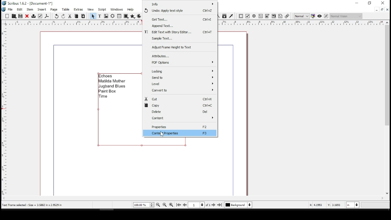 Image resolution: width=391 pixels, height=220 pixels. I want to click on scroll bar, so click(192, 198).